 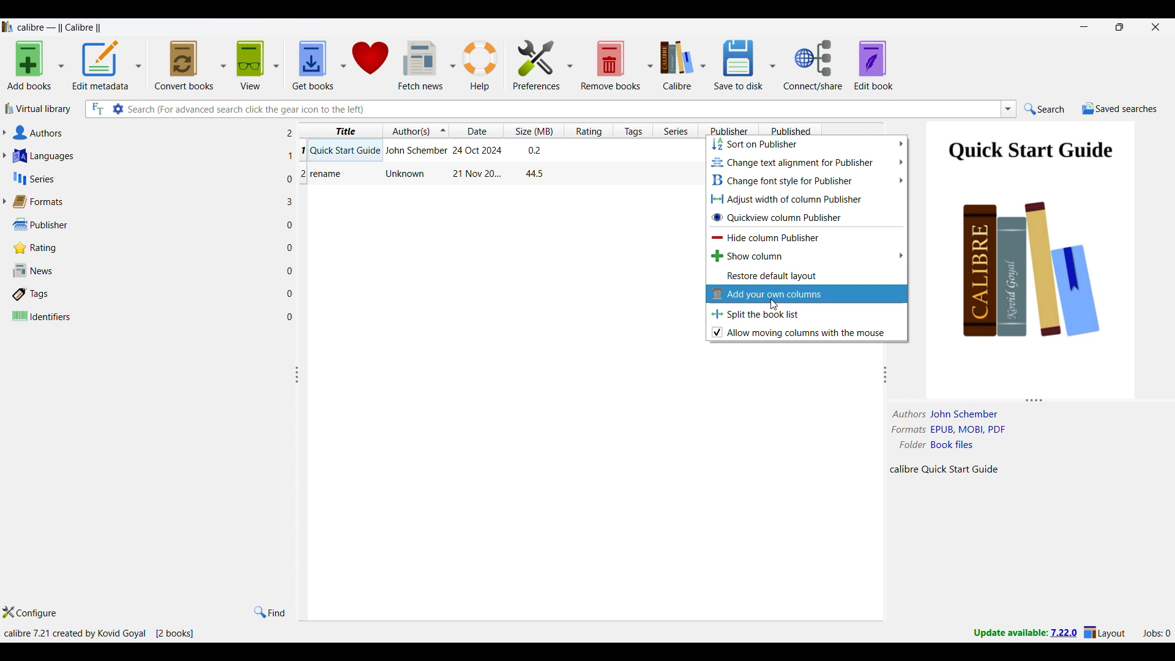 I want to click on Change text alignment for Publisher options, so click(x=806, y=162).